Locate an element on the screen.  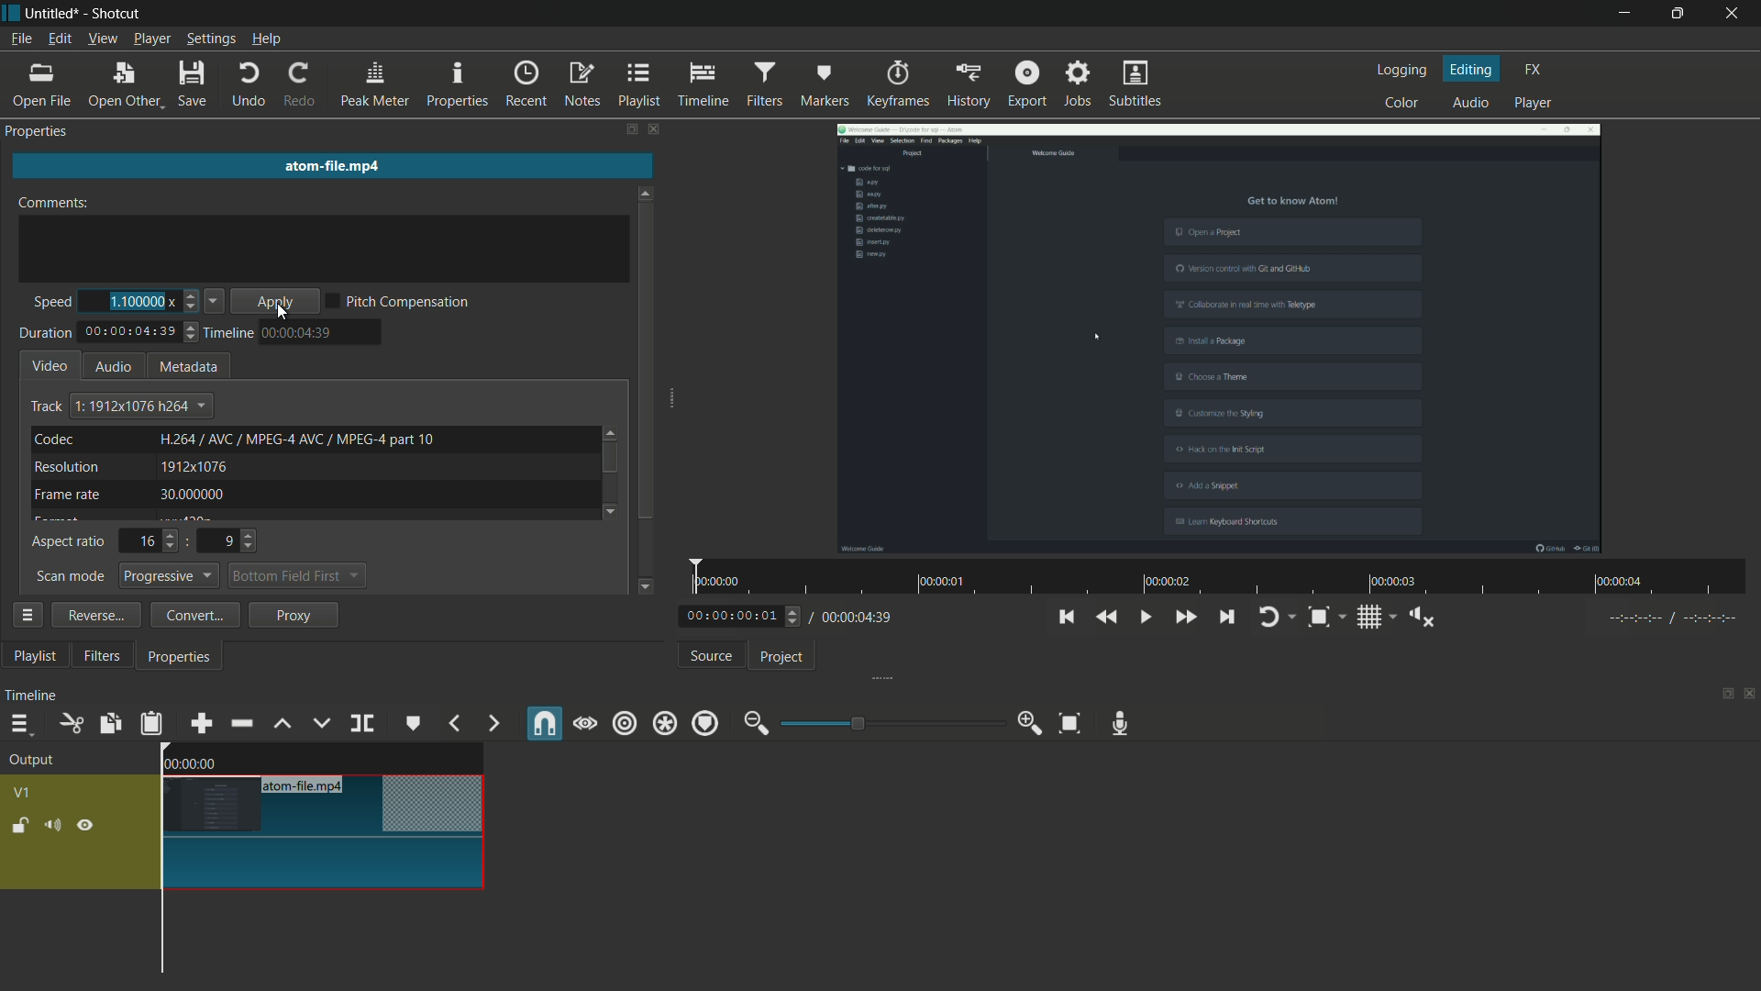
source is located at coordinates (713, 655).